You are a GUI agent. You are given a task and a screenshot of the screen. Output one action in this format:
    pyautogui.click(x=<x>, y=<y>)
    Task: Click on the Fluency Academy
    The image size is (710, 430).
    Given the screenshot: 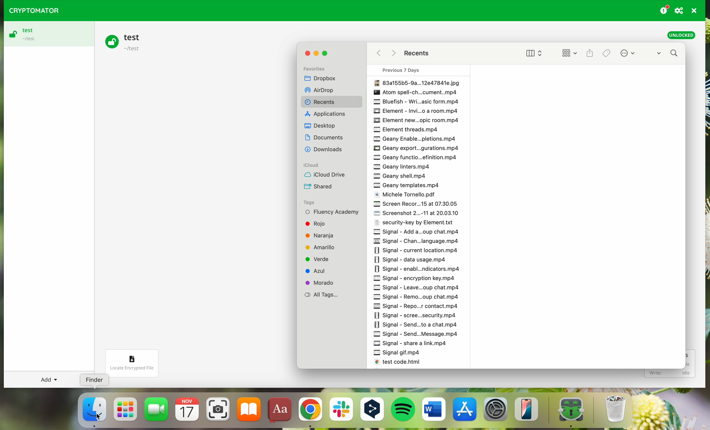 What is the action you would take?
    pyautogui.click(x=333, y=212)
    